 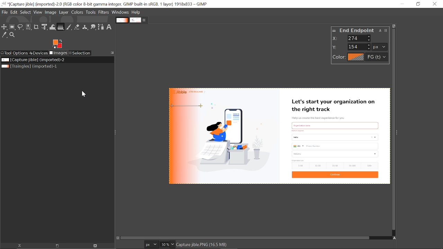 What do you see at coordinates (112, 53) in the screenshot?
I see `Configure this tab` at bounding box center [112, 53].